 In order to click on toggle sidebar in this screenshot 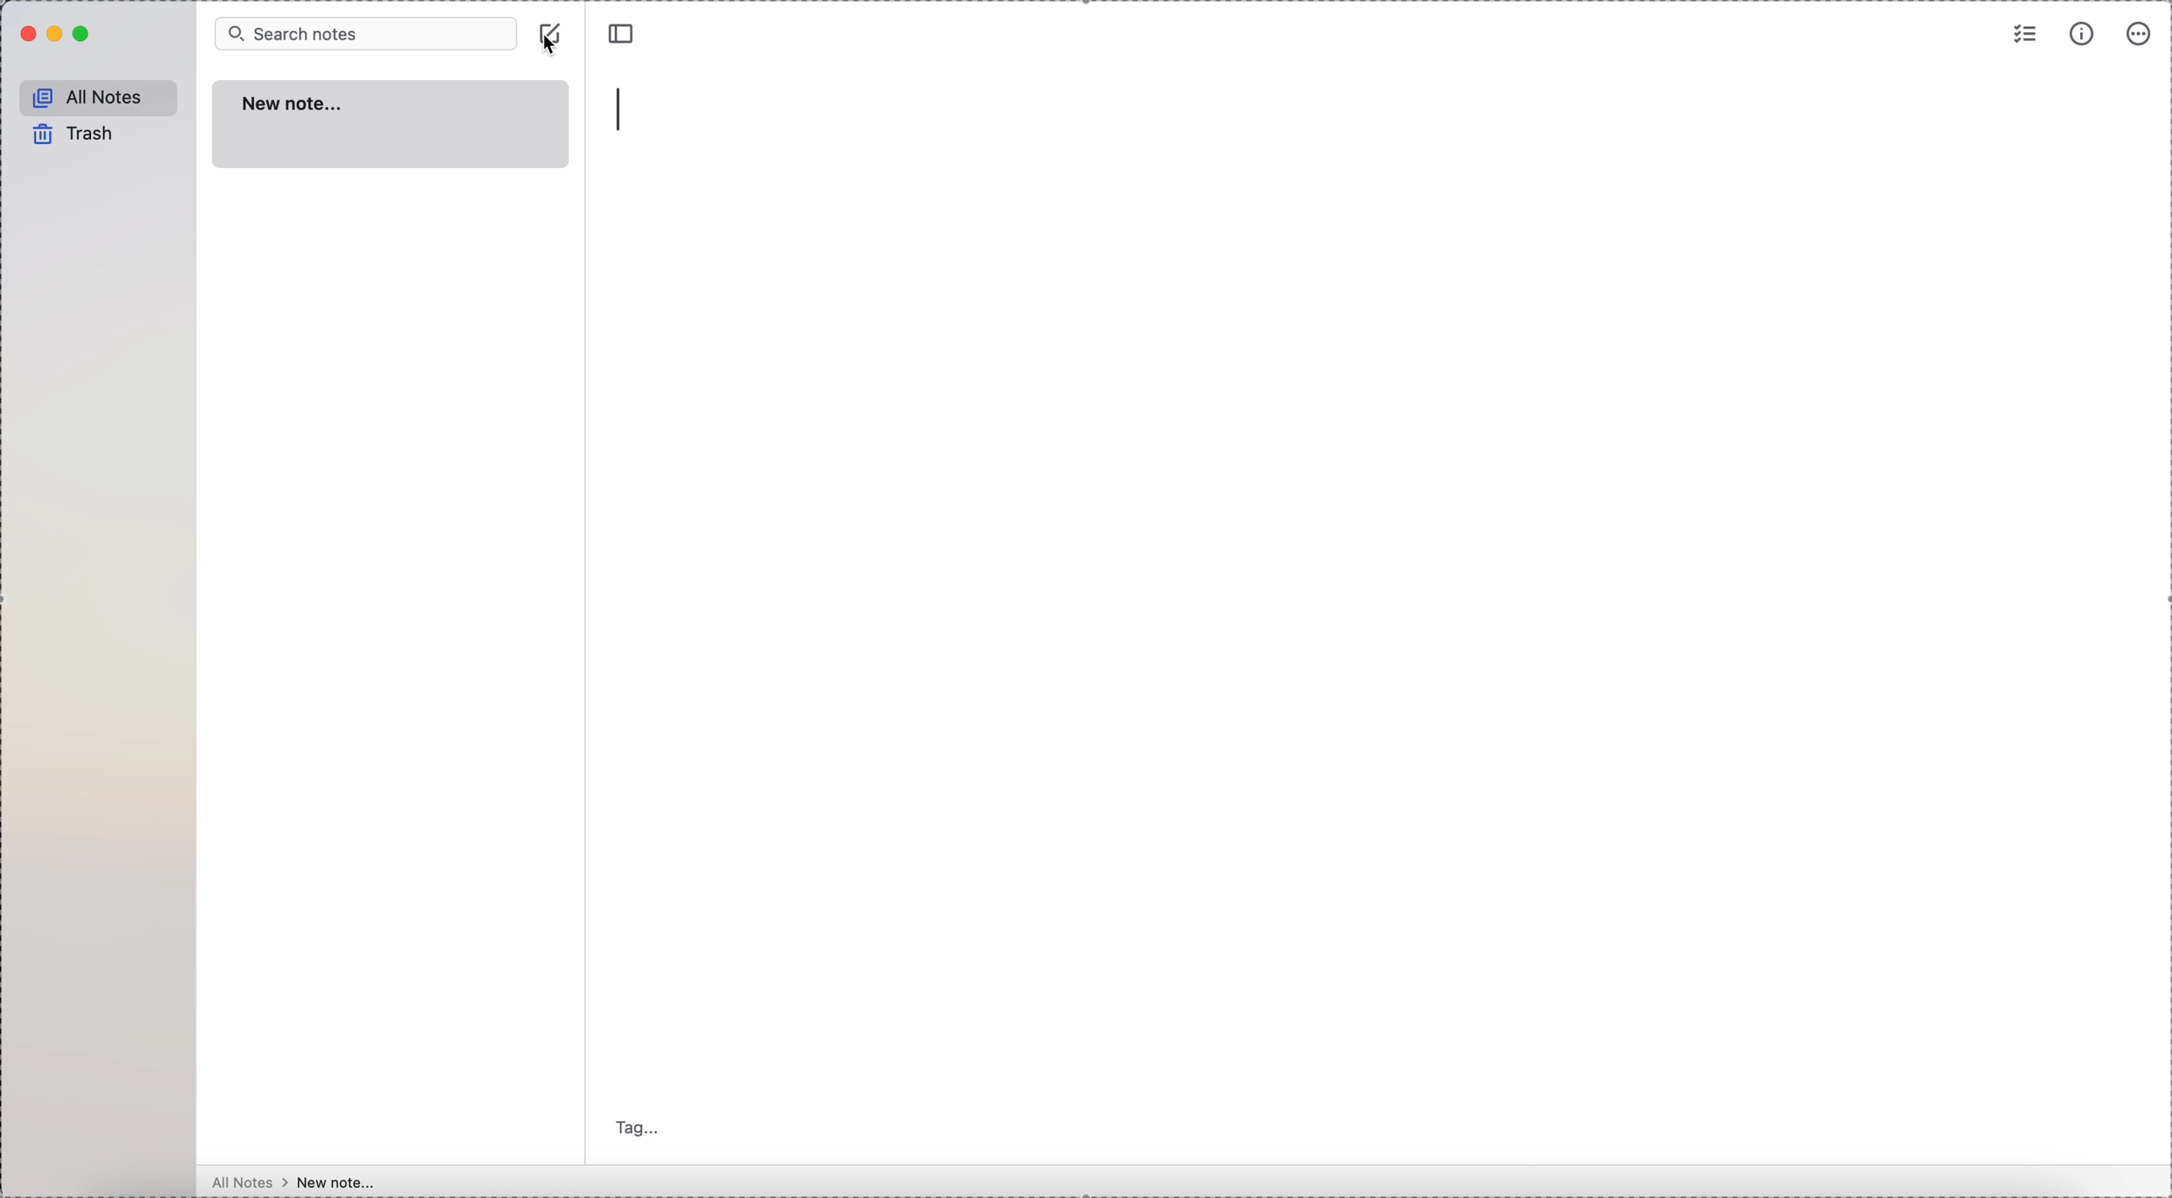, I will do `click(619, 34)`.